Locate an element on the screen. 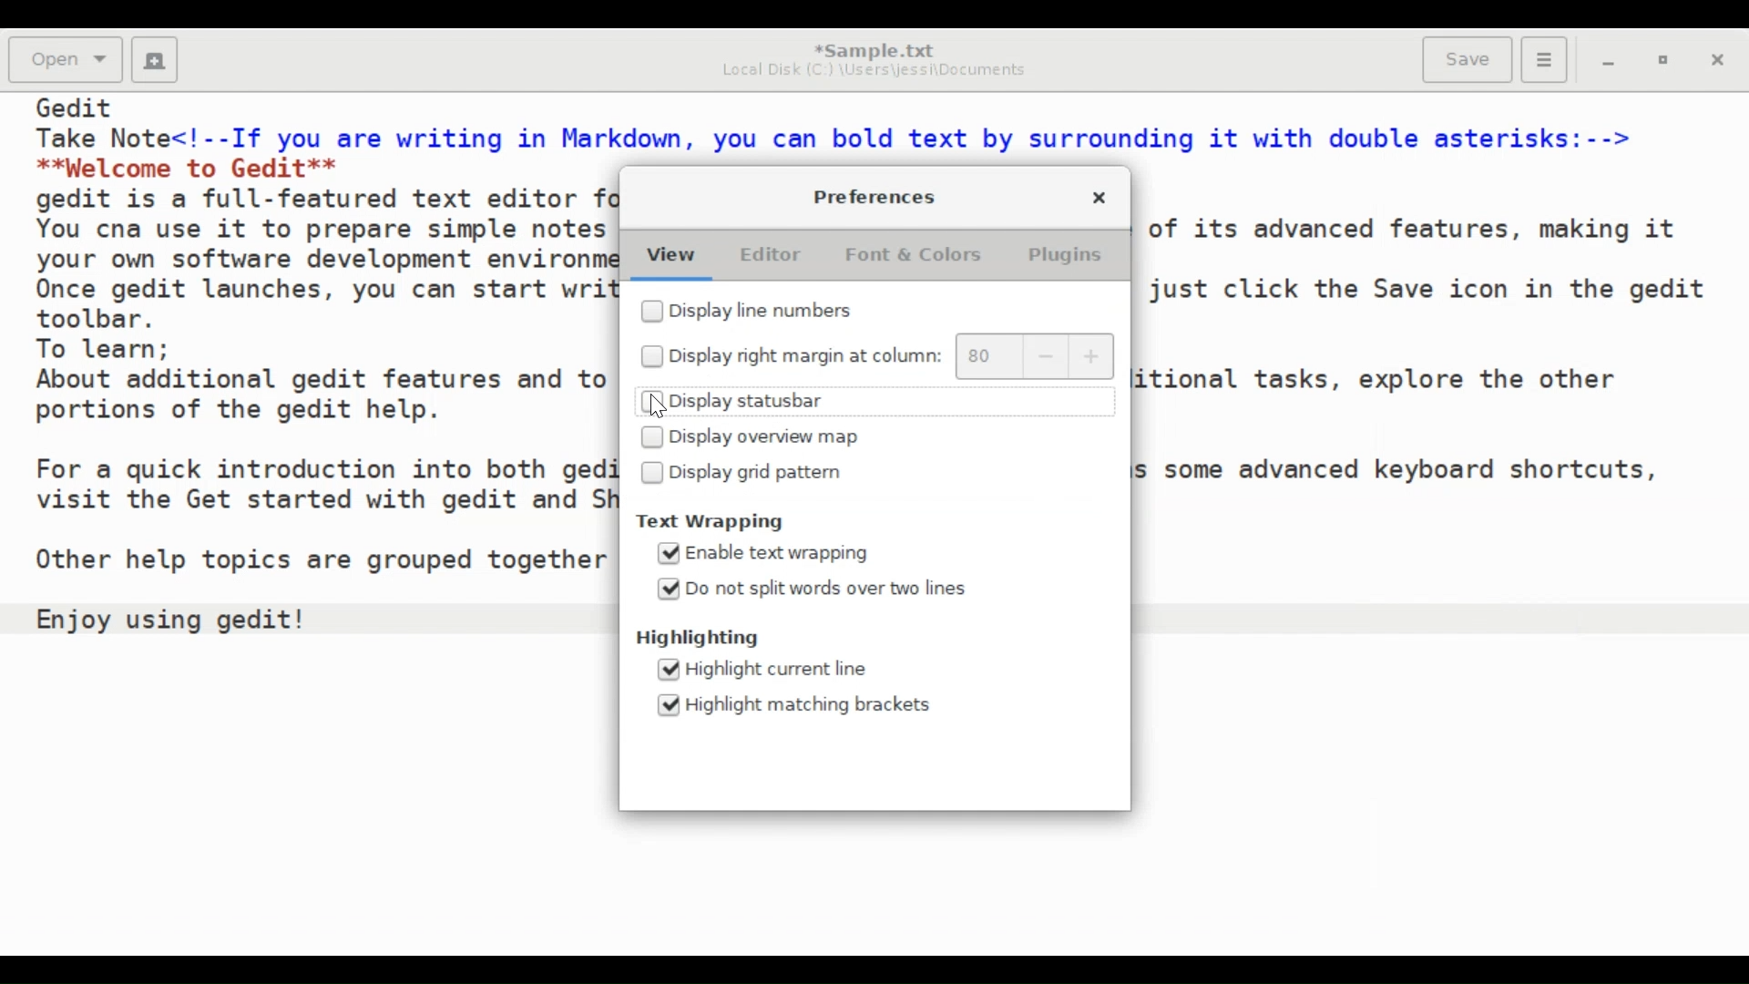 The height and width of the screenshot is (984, 1749). Highlighting is located at coordinates (698, 639).